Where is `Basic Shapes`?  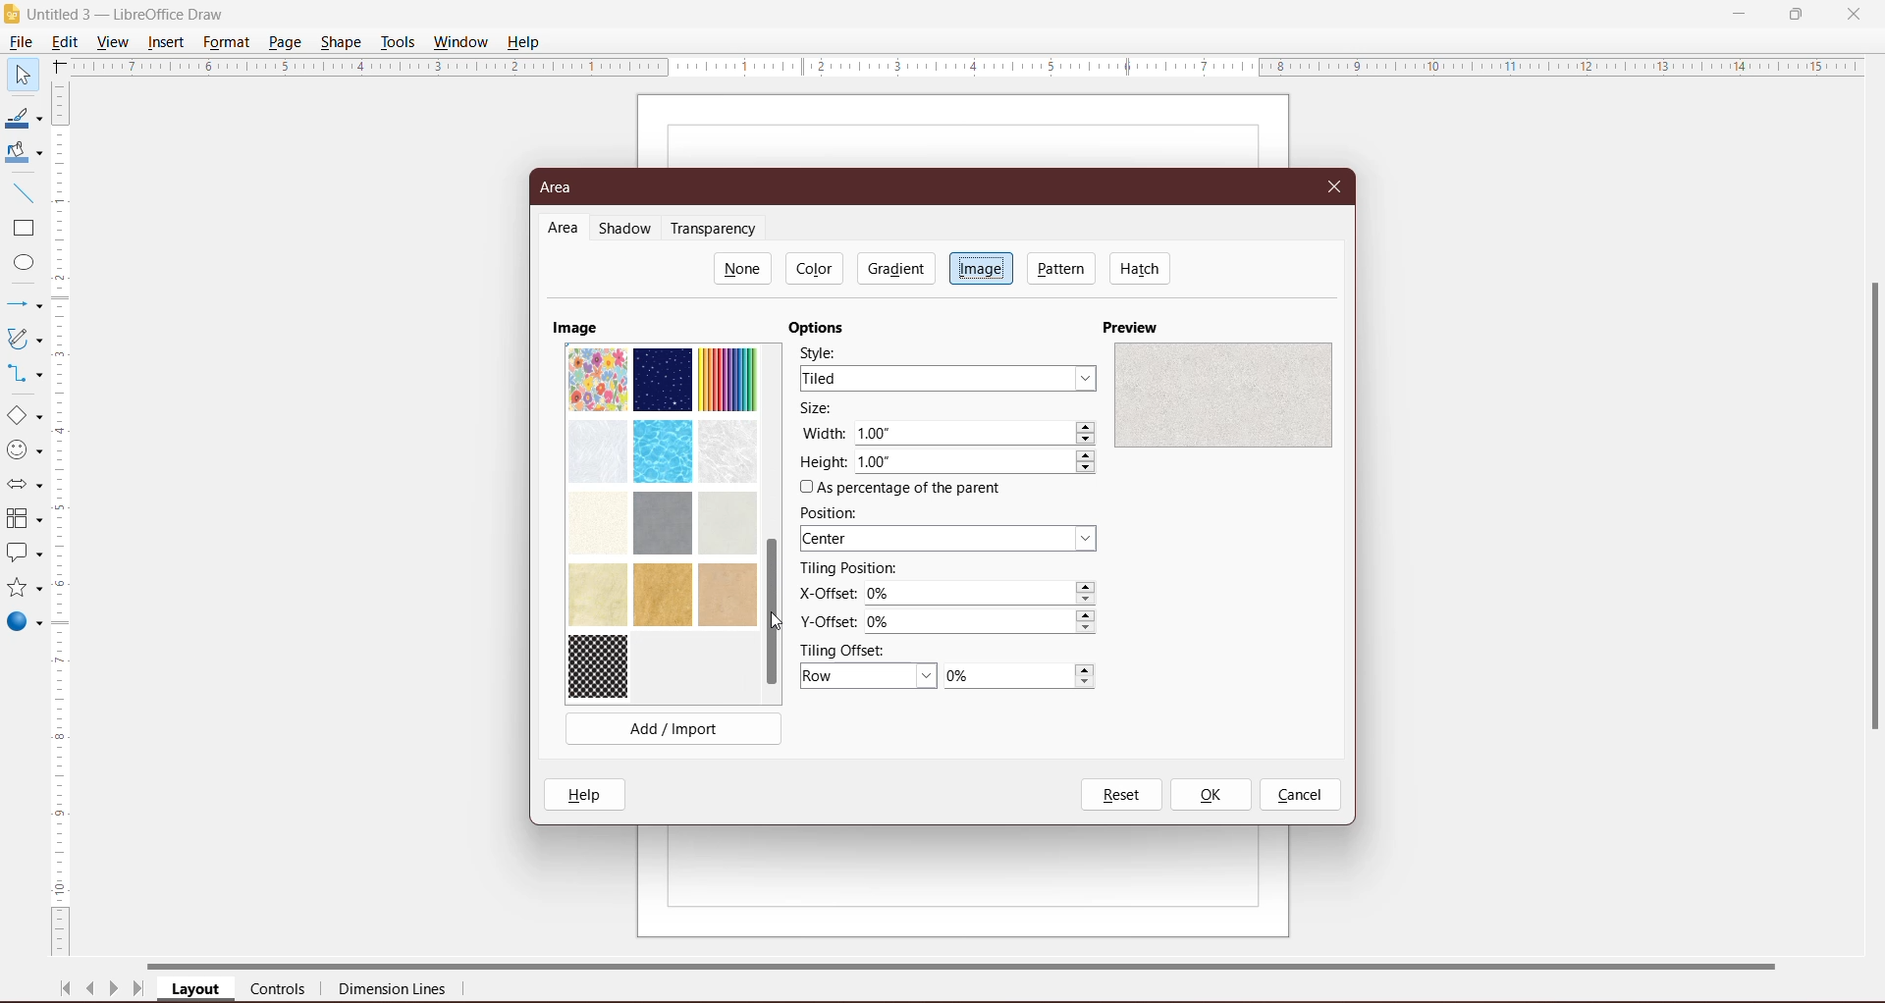
Basic Shapes is located at coordinates (24, 416).